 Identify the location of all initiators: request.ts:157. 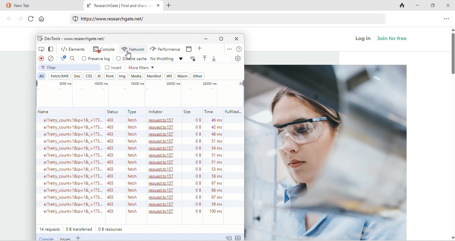
(162, 171).